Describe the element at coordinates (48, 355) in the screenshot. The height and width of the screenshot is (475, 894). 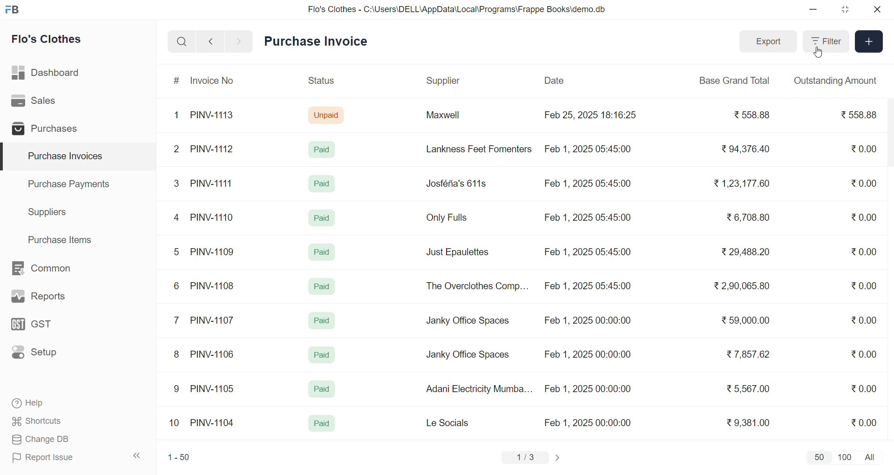
I see `Setup` at that location.